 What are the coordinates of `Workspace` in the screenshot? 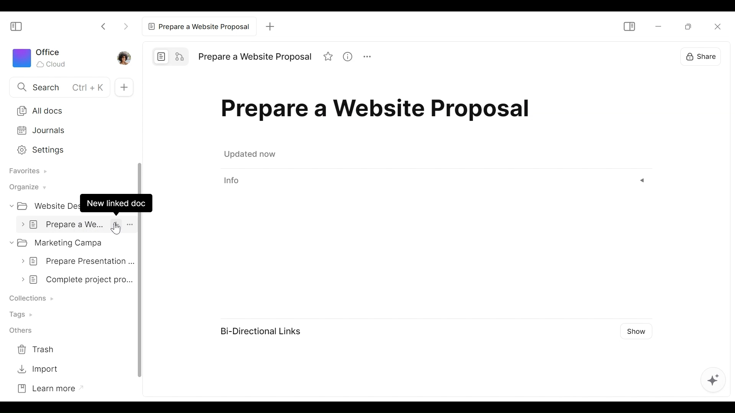 It's located at (39, 58).